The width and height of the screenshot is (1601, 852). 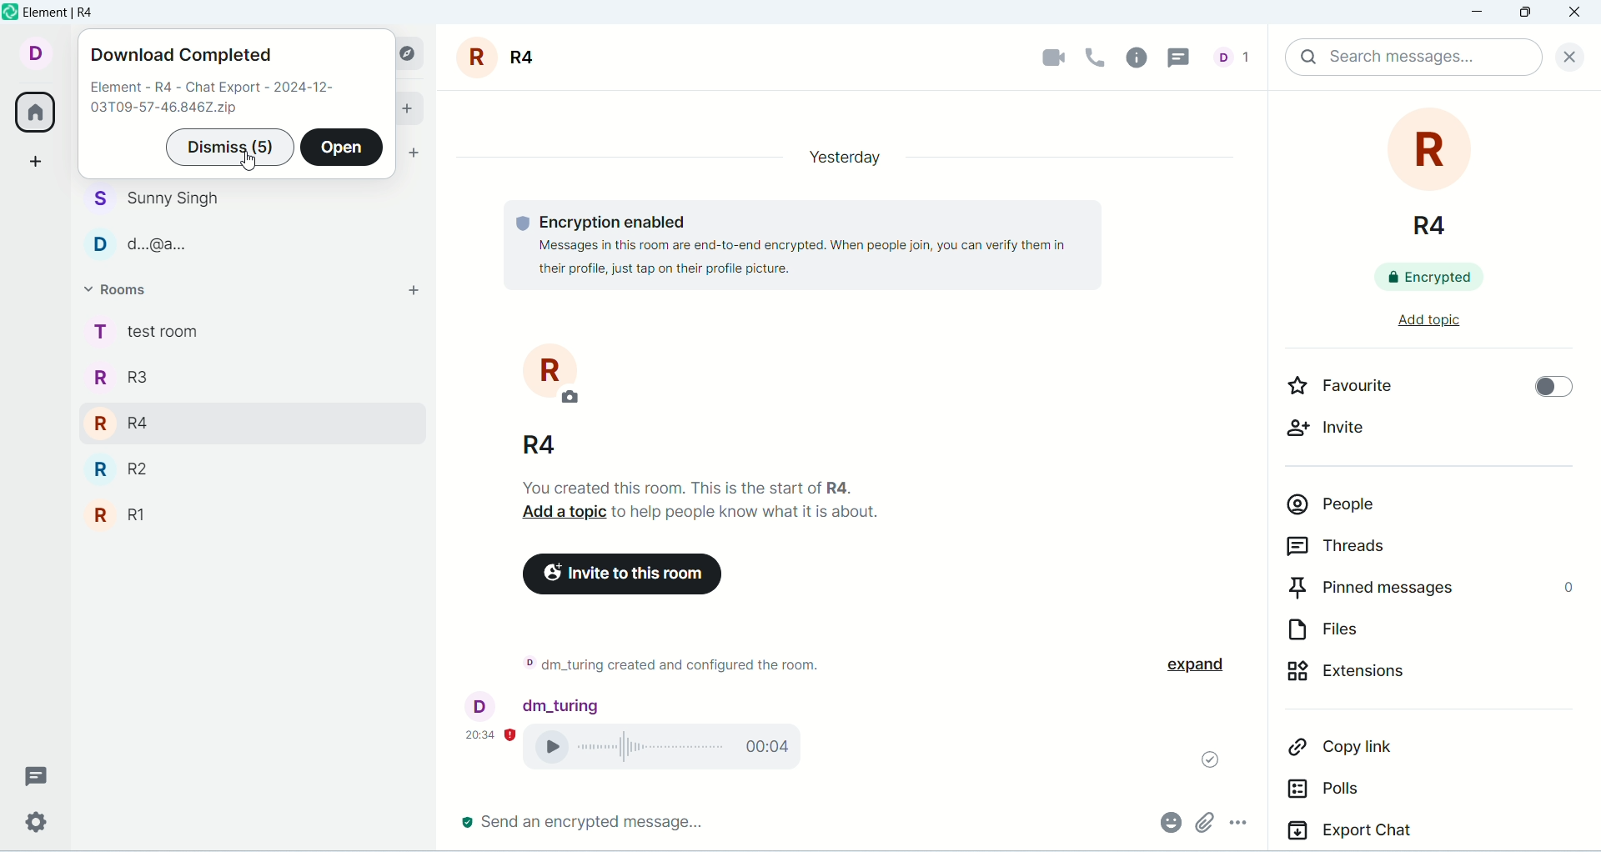 What do you see at coordinates (1247, 825) in the screenshot?
I see `options` at bounding box center [1247, 825].